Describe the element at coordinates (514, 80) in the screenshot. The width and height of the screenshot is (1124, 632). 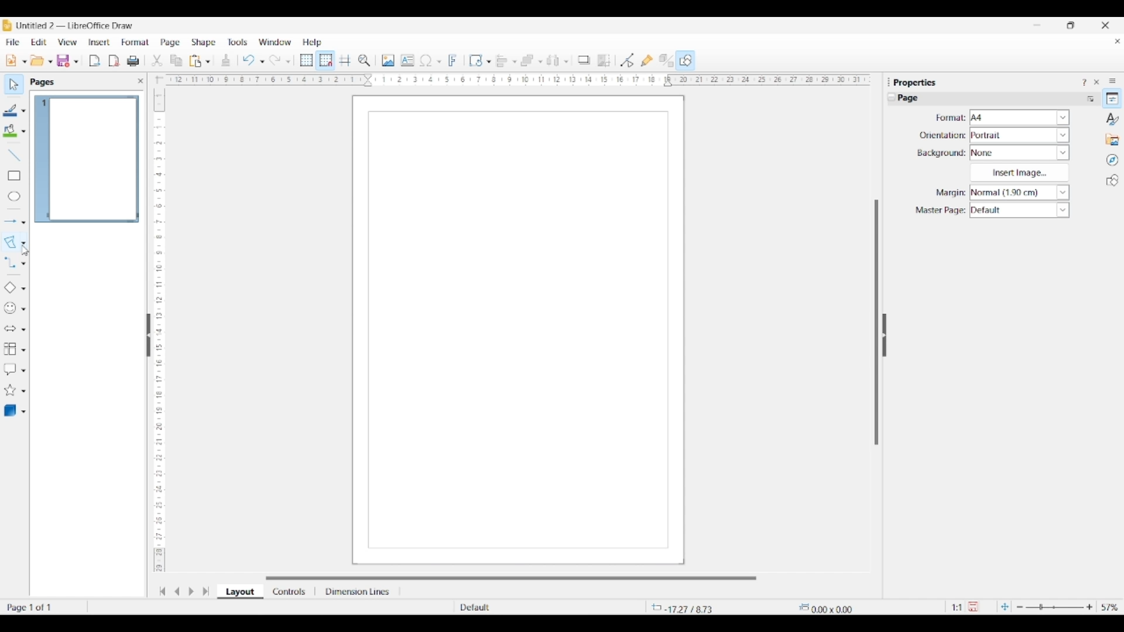
I see `Horizontal ruler` at that location.